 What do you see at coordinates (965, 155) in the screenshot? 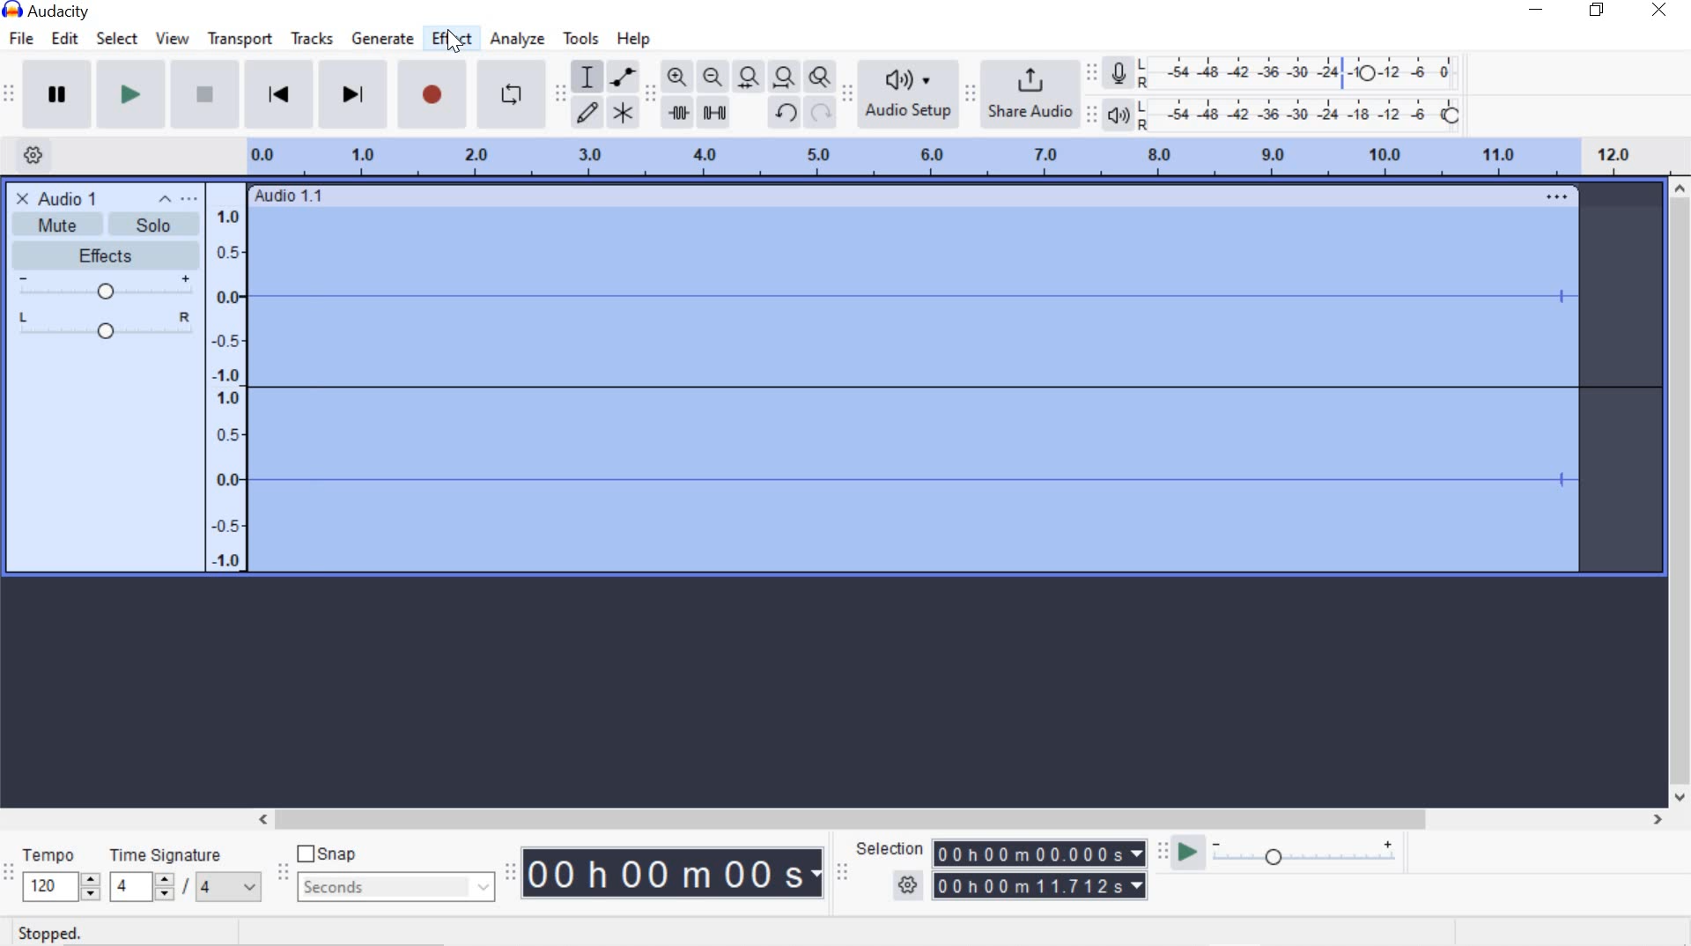
I see `Looping region` at bounding box center [965, 155].